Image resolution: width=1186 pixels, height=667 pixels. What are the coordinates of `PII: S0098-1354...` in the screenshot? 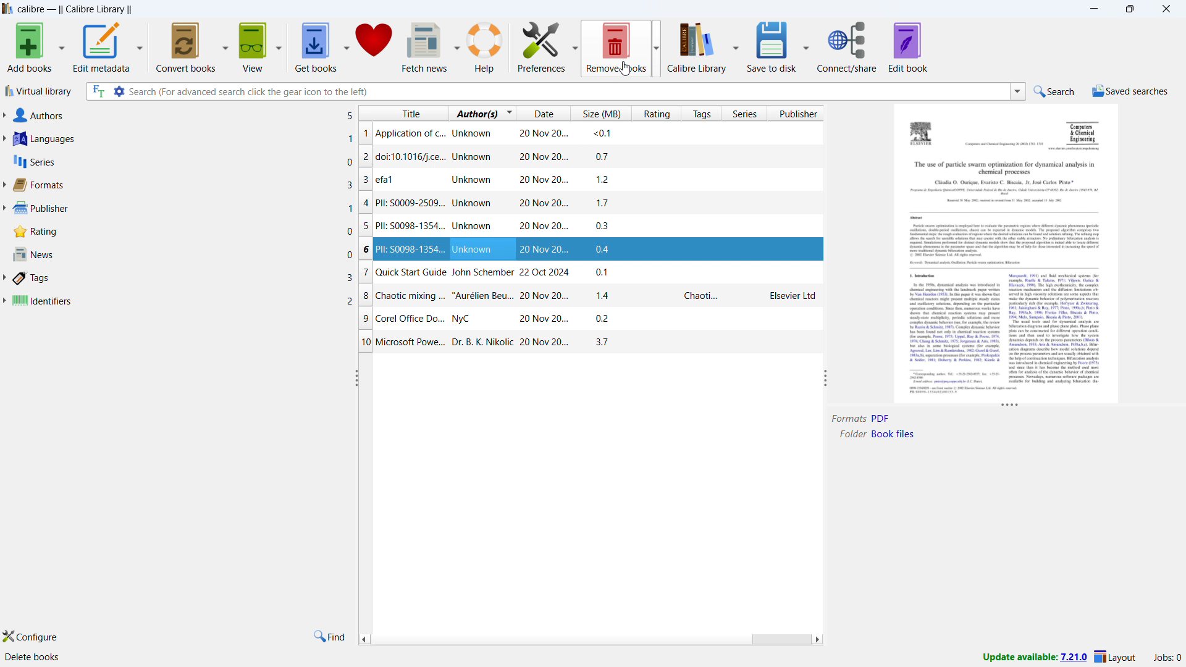 It's located at (594, 227).